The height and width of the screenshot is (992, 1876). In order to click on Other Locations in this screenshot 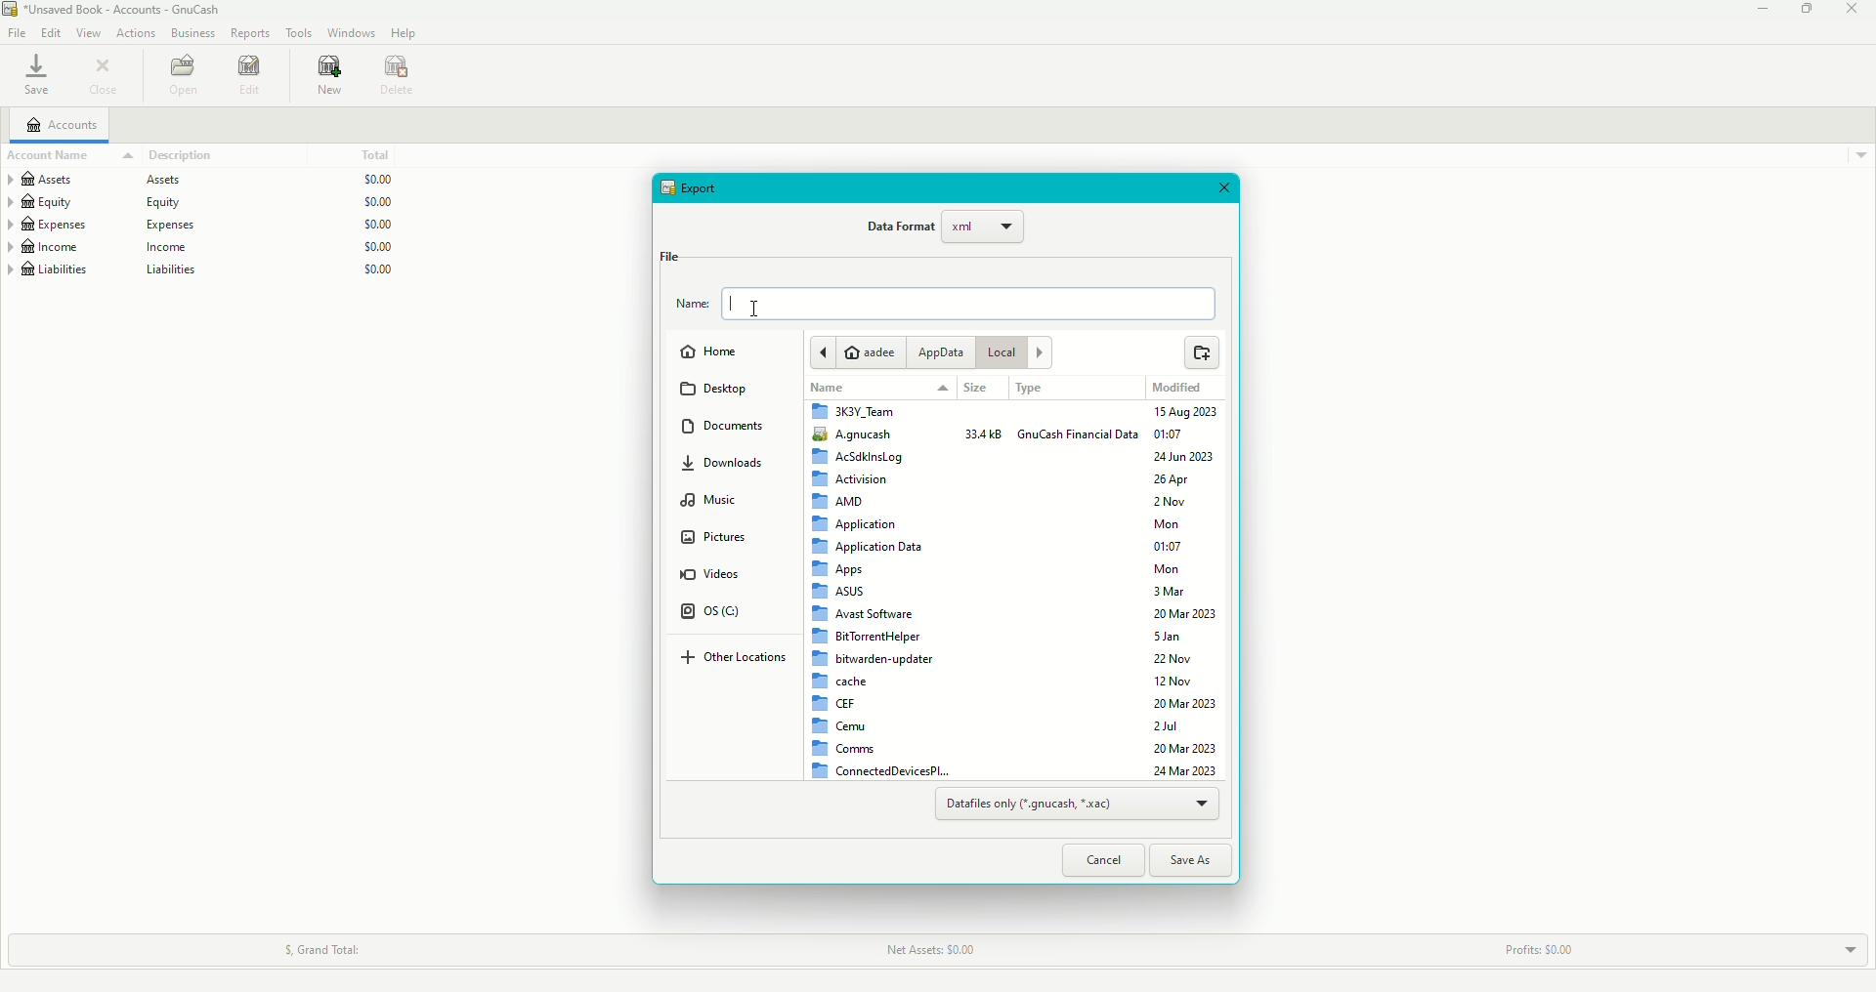, I will do `click(739, 659)`.